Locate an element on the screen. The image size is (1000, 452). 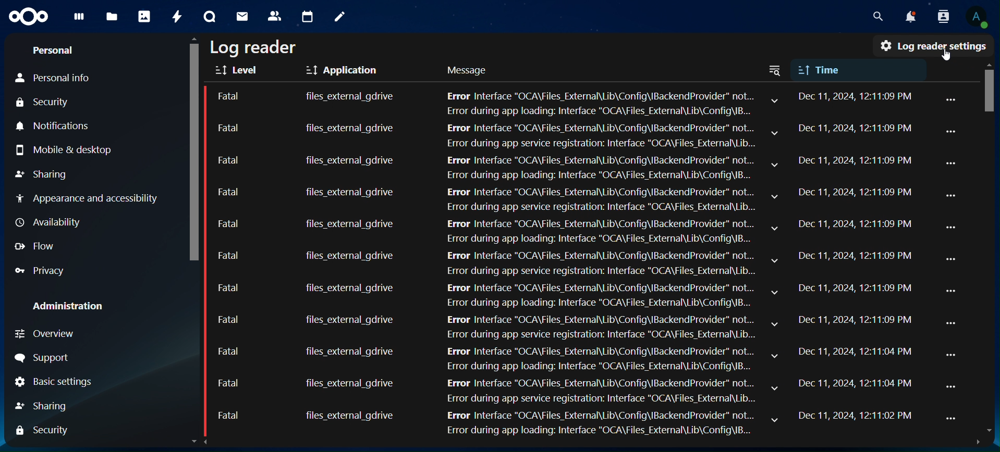
appearance and accessibilty is located at coordinates (89, 198).